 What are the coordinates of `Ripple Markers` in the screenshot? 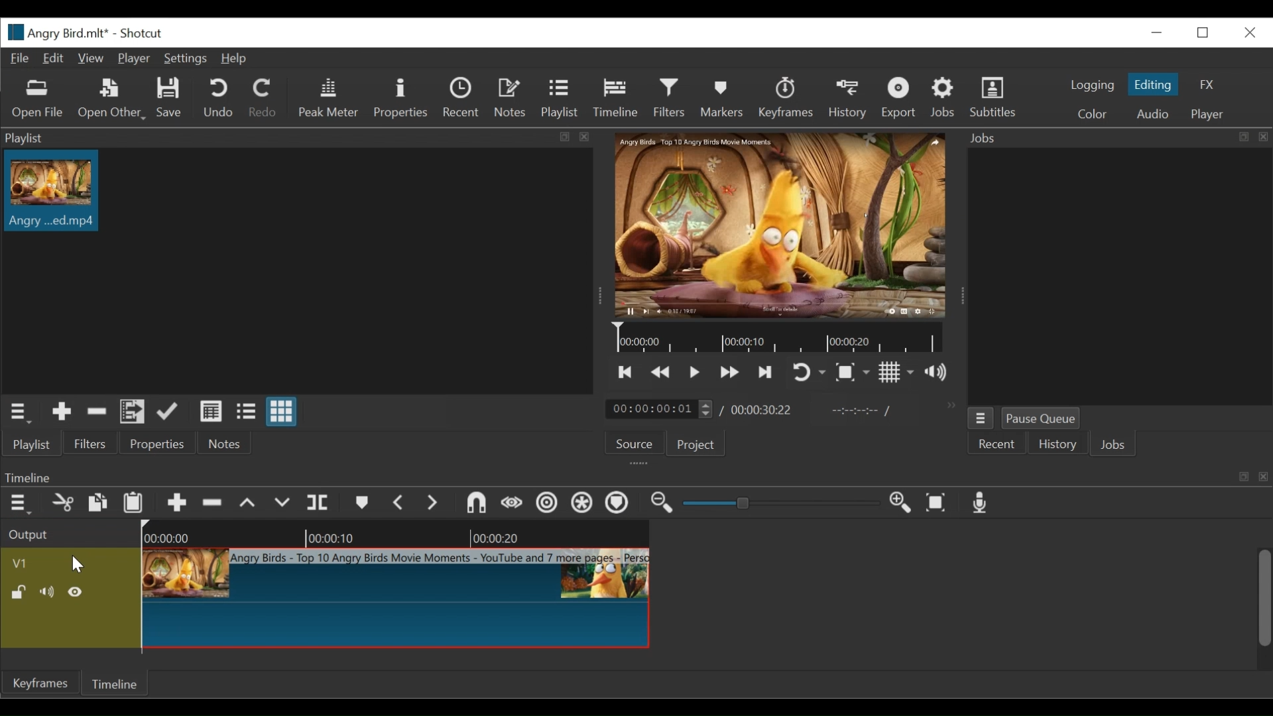 It's located at (620, 505).